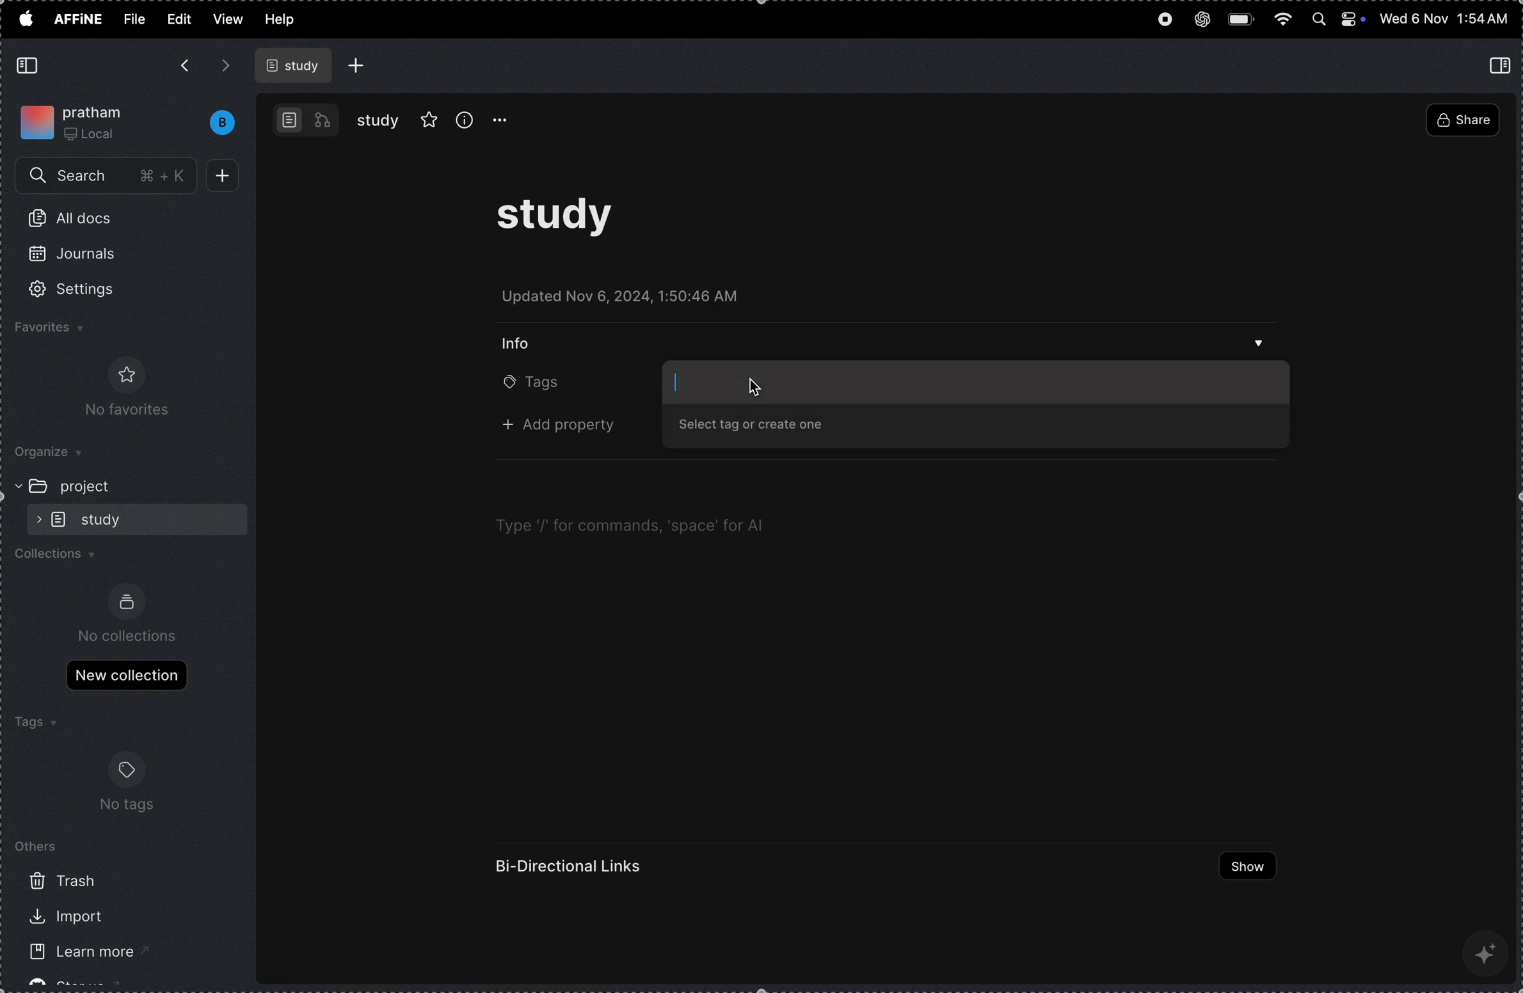 The image size is (1523, 993). I want to click on share, so click(1462, 122).